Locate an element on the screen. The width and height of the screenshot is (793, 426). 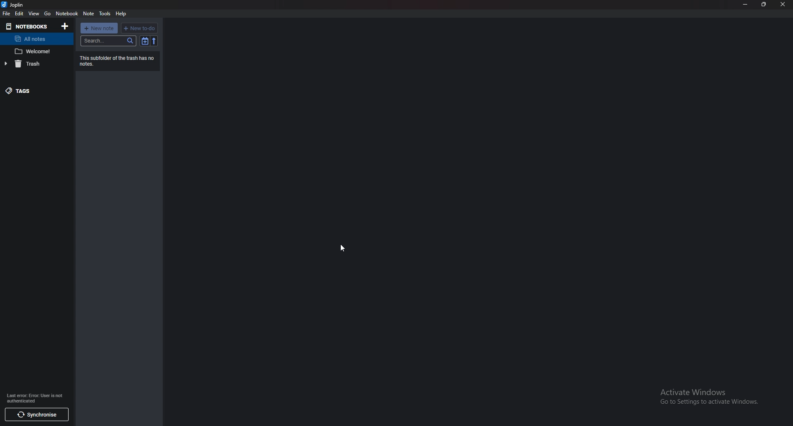
activate windows message advisory is located at coordinates (708, 396).